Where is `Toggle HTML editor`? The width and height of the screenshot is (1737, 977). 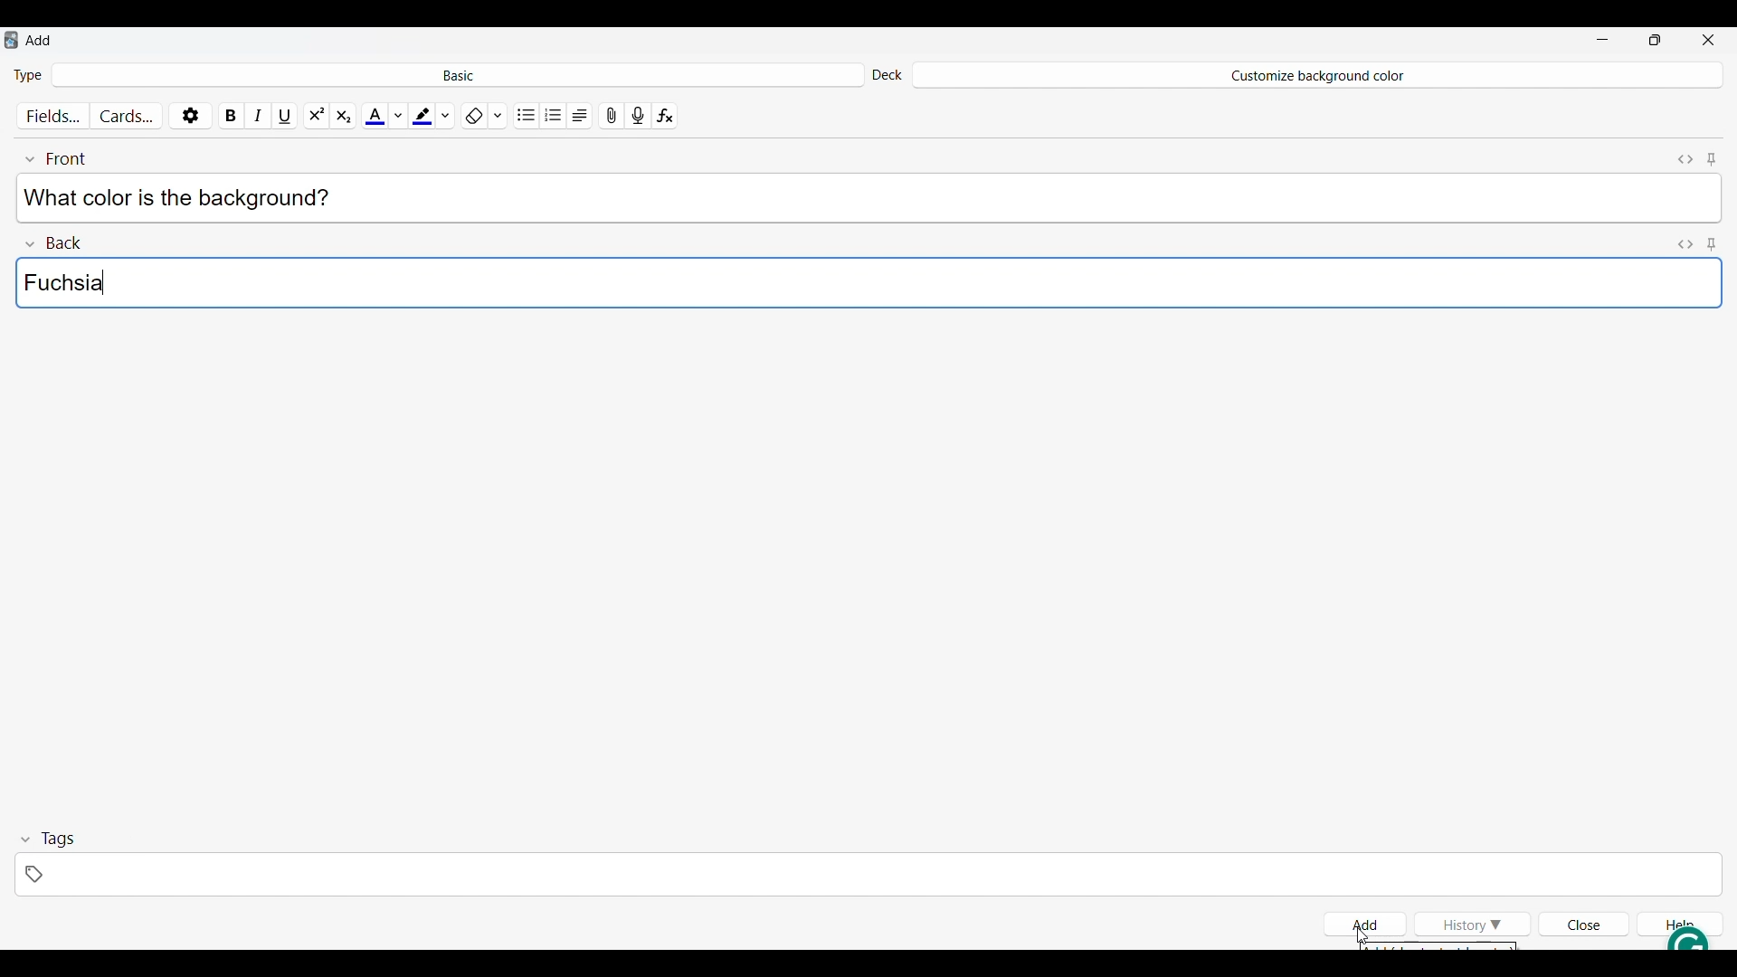 Toggle HTML editor is located at coordinates (1686, 242).